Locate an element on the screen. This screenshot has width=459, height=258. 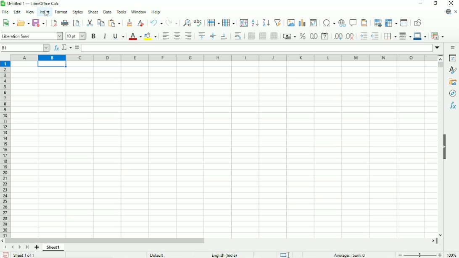
Delete decimal place is located at coordinates (350, 36).